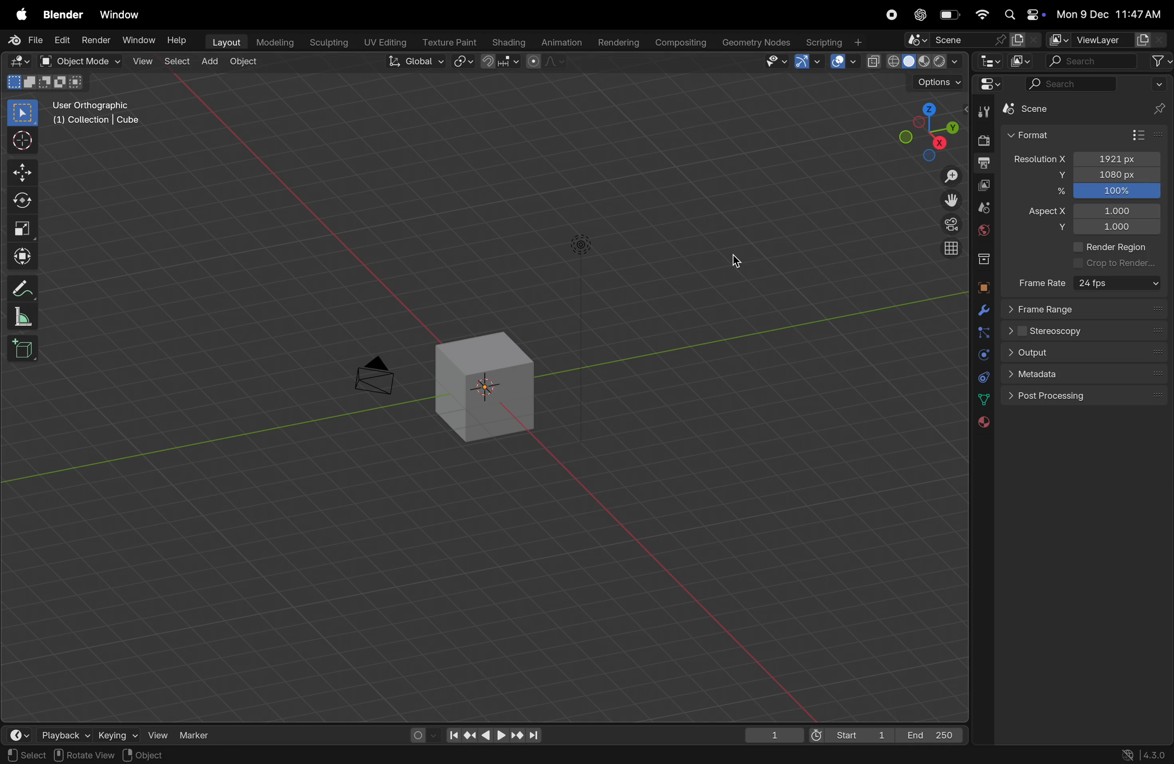 Image resolution: width=1174 pixels, height=764 pixels. What do you see at coordinates (946, 200) in the screenshot?
I see `move the view` at bounding box center [946, 200].